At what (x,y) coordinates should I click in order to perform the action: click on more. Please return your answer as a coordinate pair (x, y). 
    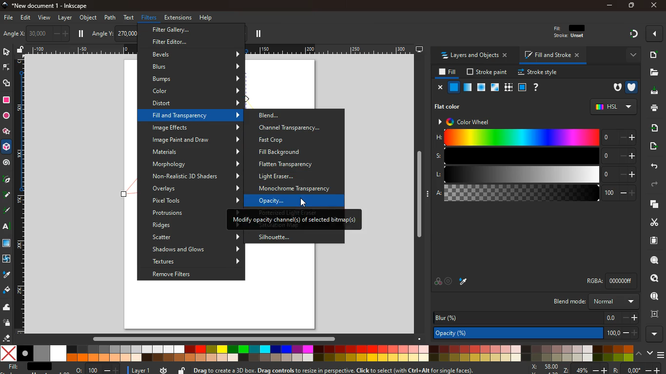
    Looking at the image, I should click on (630, 55).